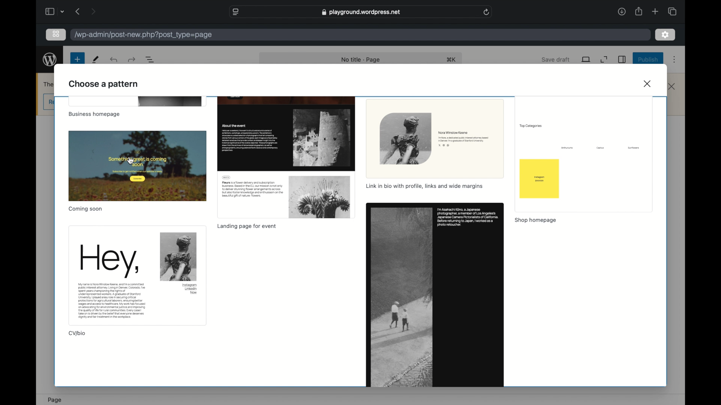 Image resolution: width=721 pixels, height=405 pixels. I want to click on new tab, so click(655, 11).